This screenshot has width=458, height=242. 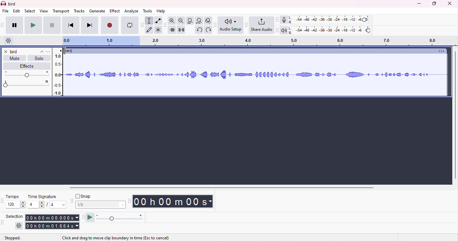 What do you see at coordinates (276, 31) in the screenshot?
I see `playback meter tool bar` at bounding box center [276, 31].